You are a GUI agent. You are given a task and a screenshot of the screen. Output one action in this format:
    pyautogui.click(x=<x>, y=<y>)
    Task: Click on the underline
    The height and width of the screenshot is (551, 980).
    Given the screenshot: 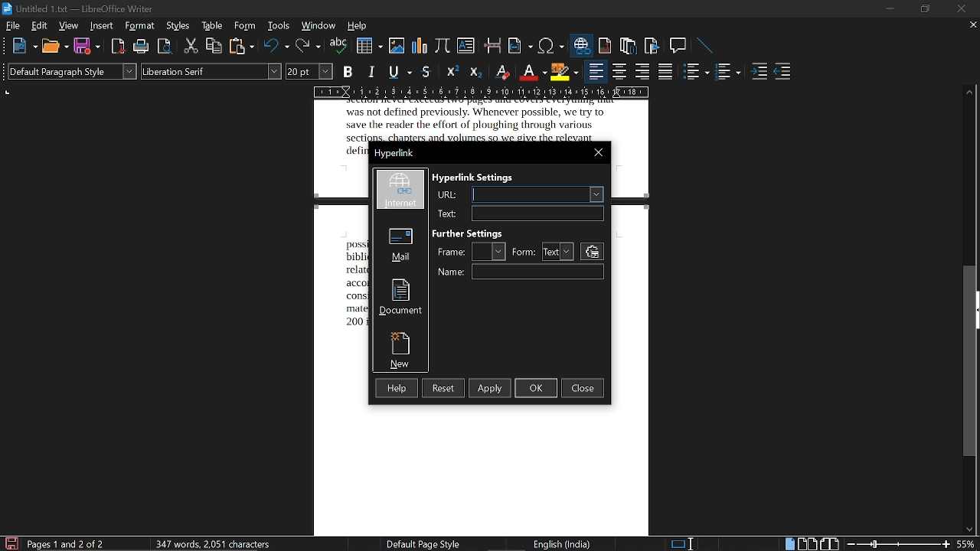 What is the action you would take?
    pyautogui.click(x=400, y=71)
    